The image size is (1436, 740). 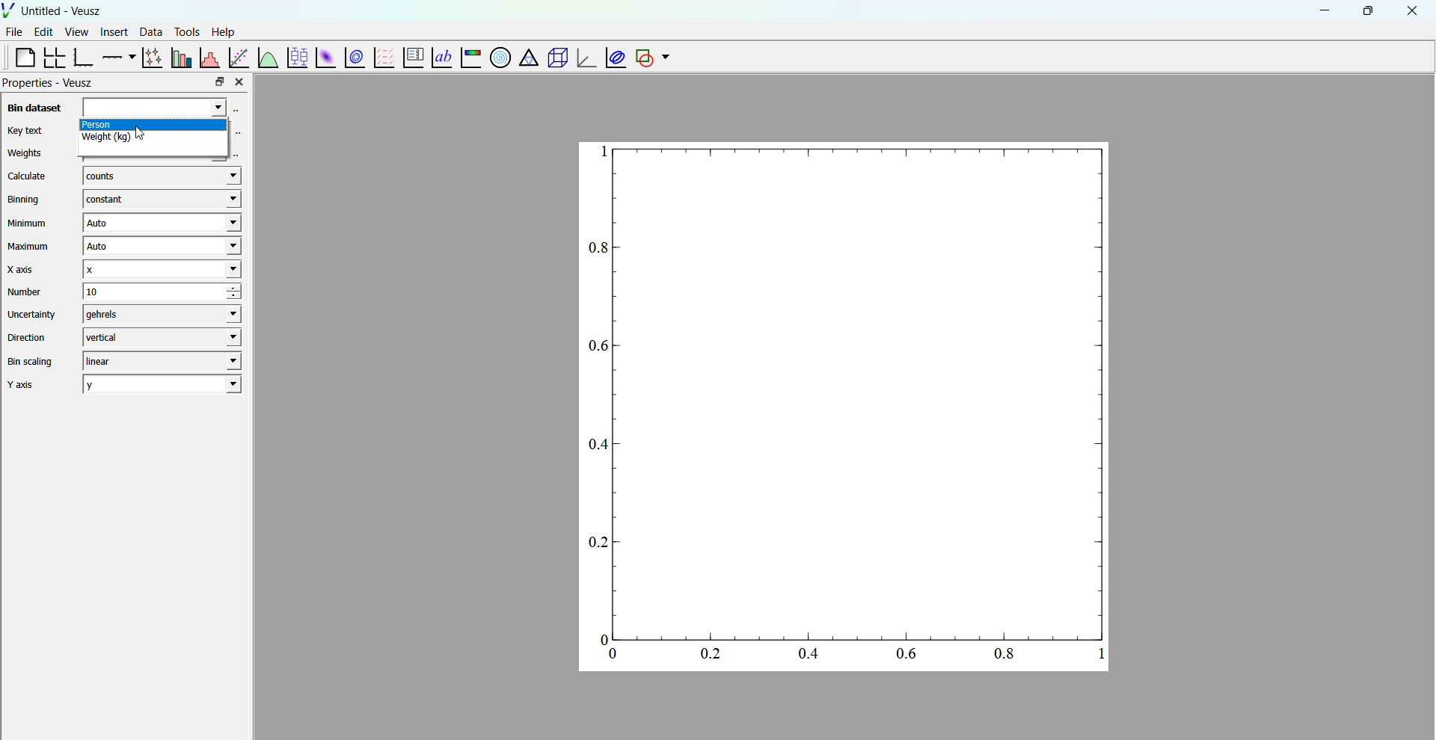 I want to click on 0.2, so click(x=708, y=653).